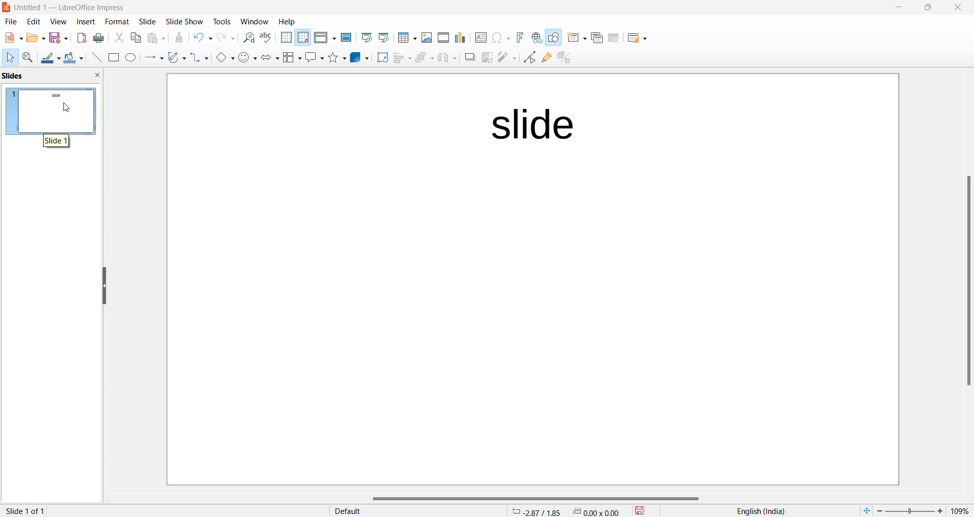 This screenshot has width=974, height=517. What do you see at coordinates (599, 511) in the screenshot?
I see `dimension 0.00*0.00` at bounding box center [599, 511].